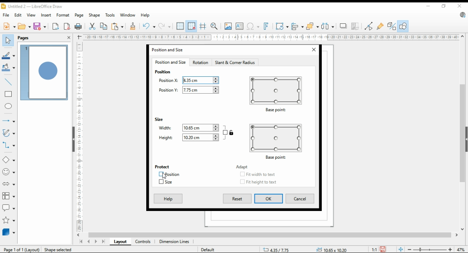 This screenshot has width=468, height=253. I want to click on 9.98/12.79, so click(278, 250).